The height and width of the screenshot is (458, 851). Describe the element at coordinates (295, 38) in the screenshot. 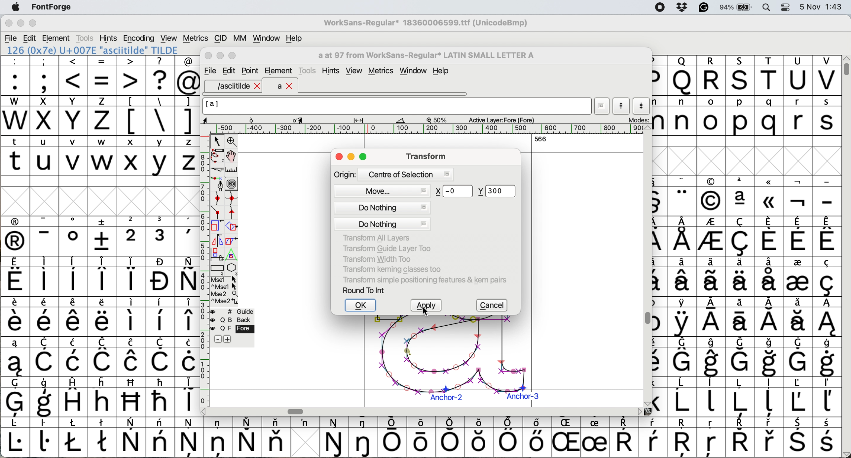

I see `help` at that location.